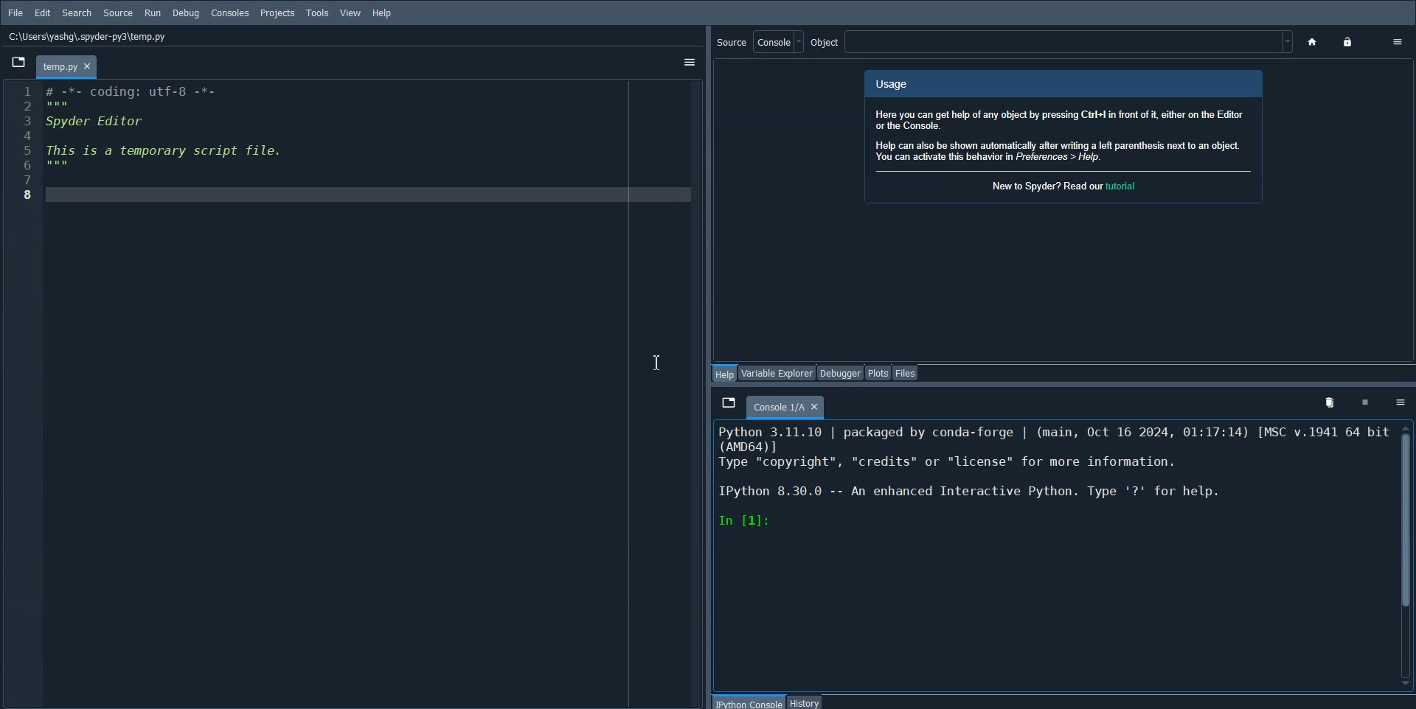 The width and height of the screenshot is (1416, 709). What do you see at coordinates (726, 373) in the screenshot?
I see `Help` at bounding box center [726, 373].